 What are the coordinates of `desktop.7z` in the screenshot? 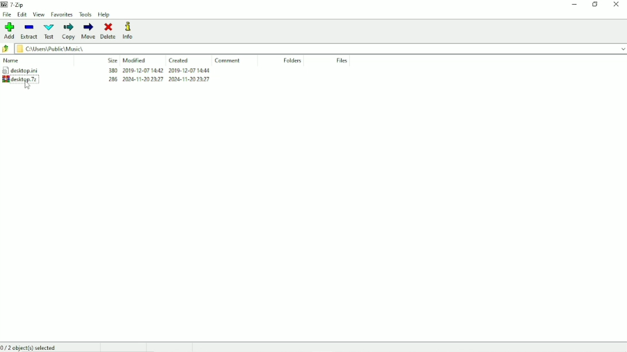 It's located at (28, 79).